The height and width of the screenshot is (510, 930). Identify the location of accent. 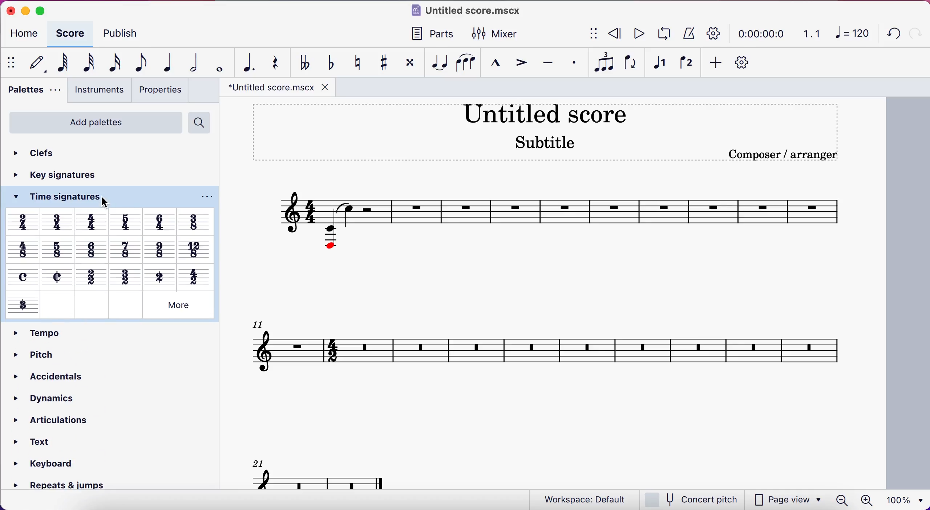
(518, 63).